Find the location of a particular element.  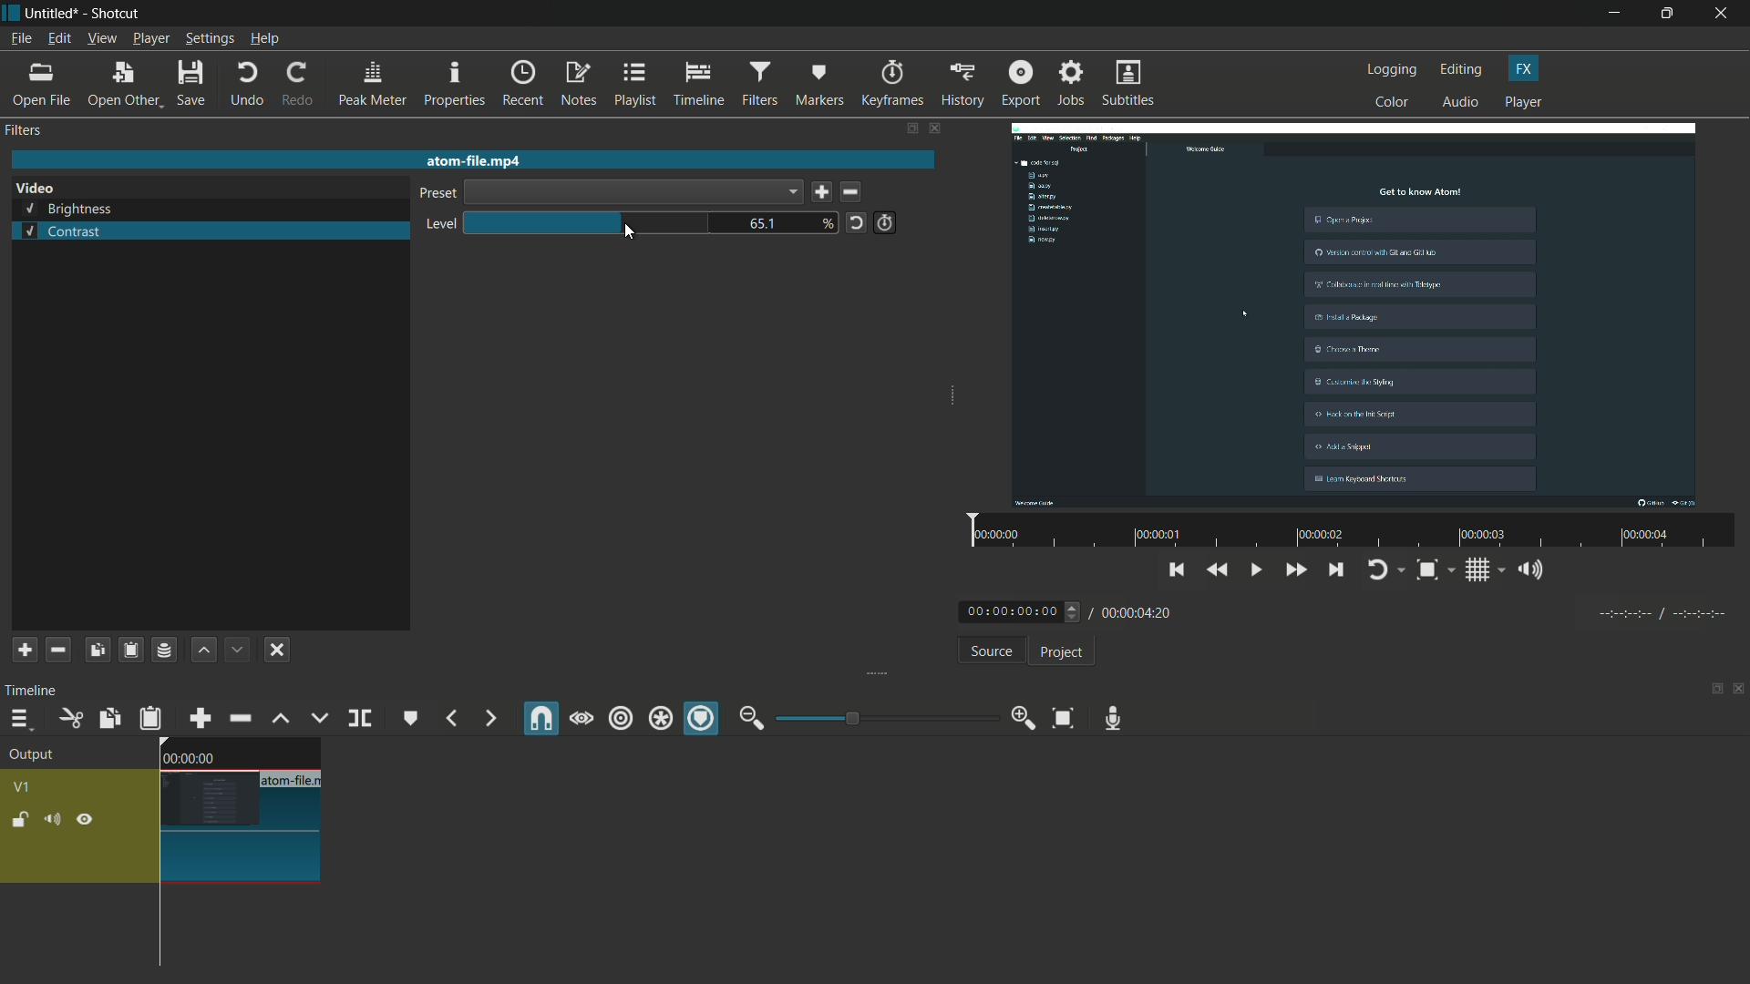

timecodes is located at coordinates (1660, 610).